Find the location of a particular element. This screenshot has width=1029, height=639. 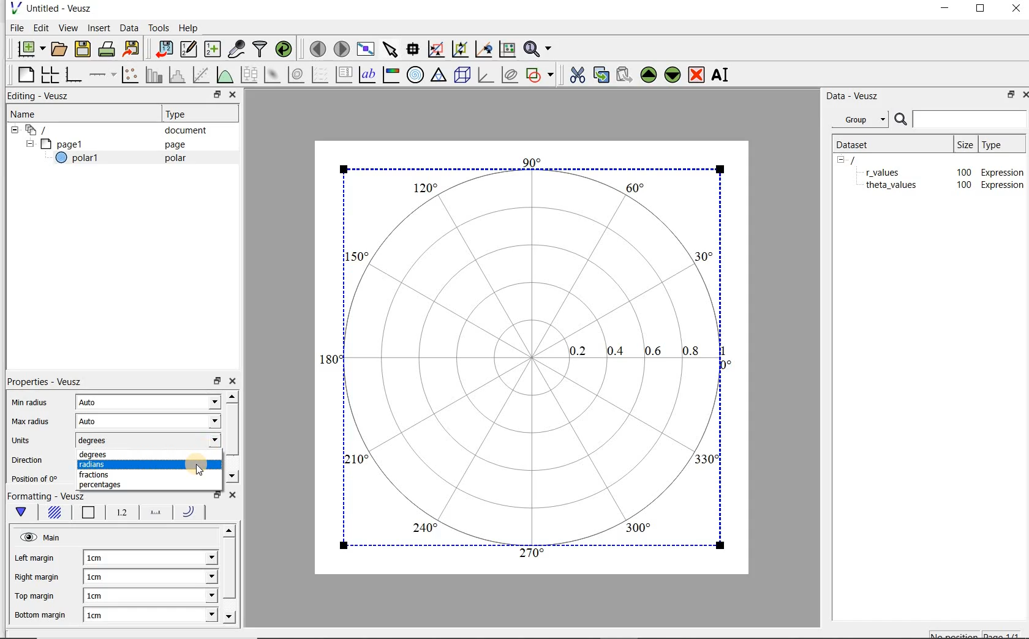

/document name is located at coordinates (864, 159).